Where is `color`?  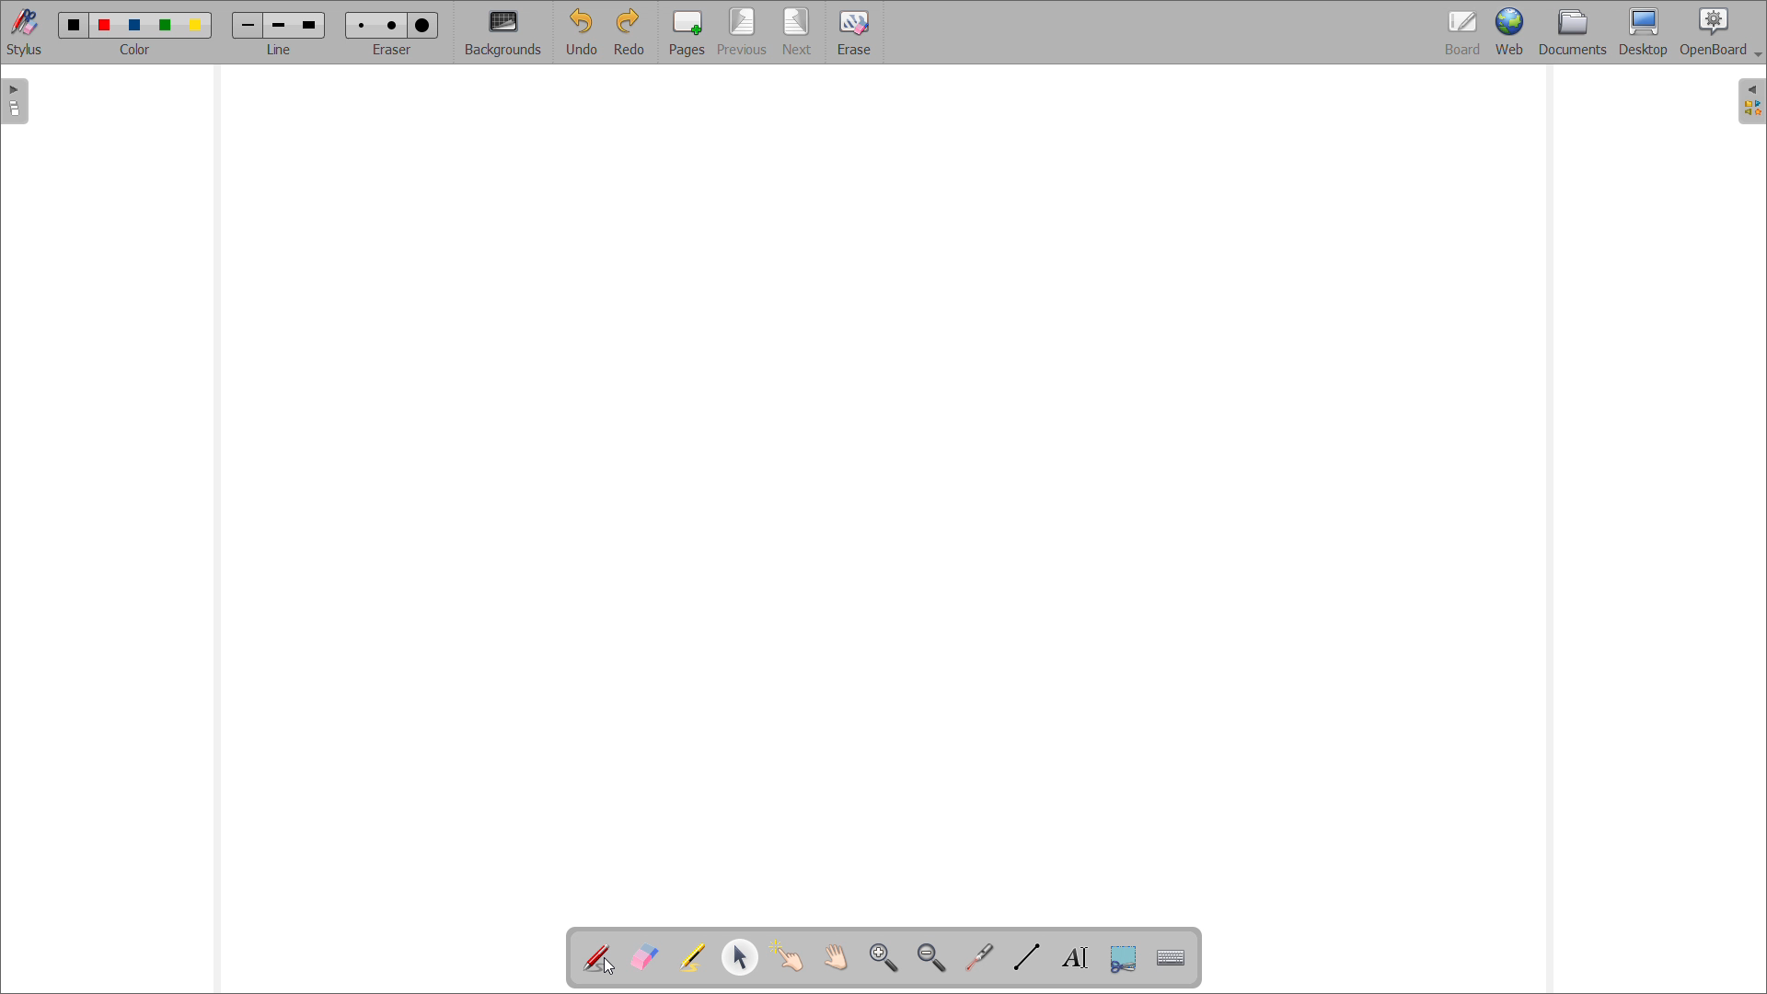
color is located at coordinates (167, 26).